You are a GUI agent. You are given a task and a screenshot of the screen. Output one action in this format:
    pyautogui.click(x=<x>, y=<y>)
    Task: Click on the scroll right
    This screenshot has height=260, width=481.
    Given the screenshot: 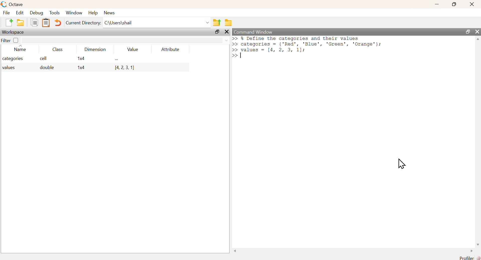 What is the action you would take?
    pyautogui.click(x=470, y=250)
    